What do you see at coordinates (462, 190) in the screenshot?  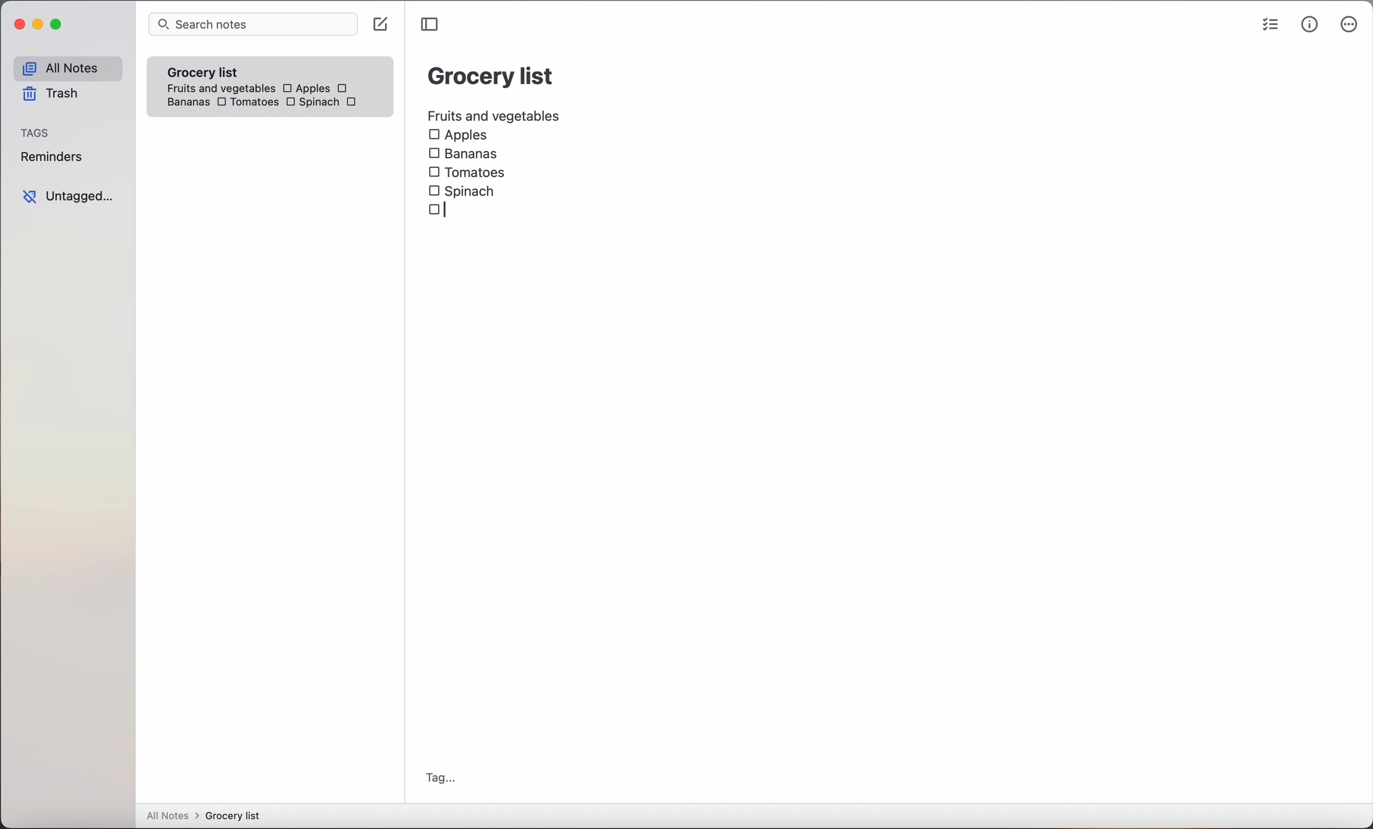 I see `Spinach checkbox` at bounding box center [462, 190].